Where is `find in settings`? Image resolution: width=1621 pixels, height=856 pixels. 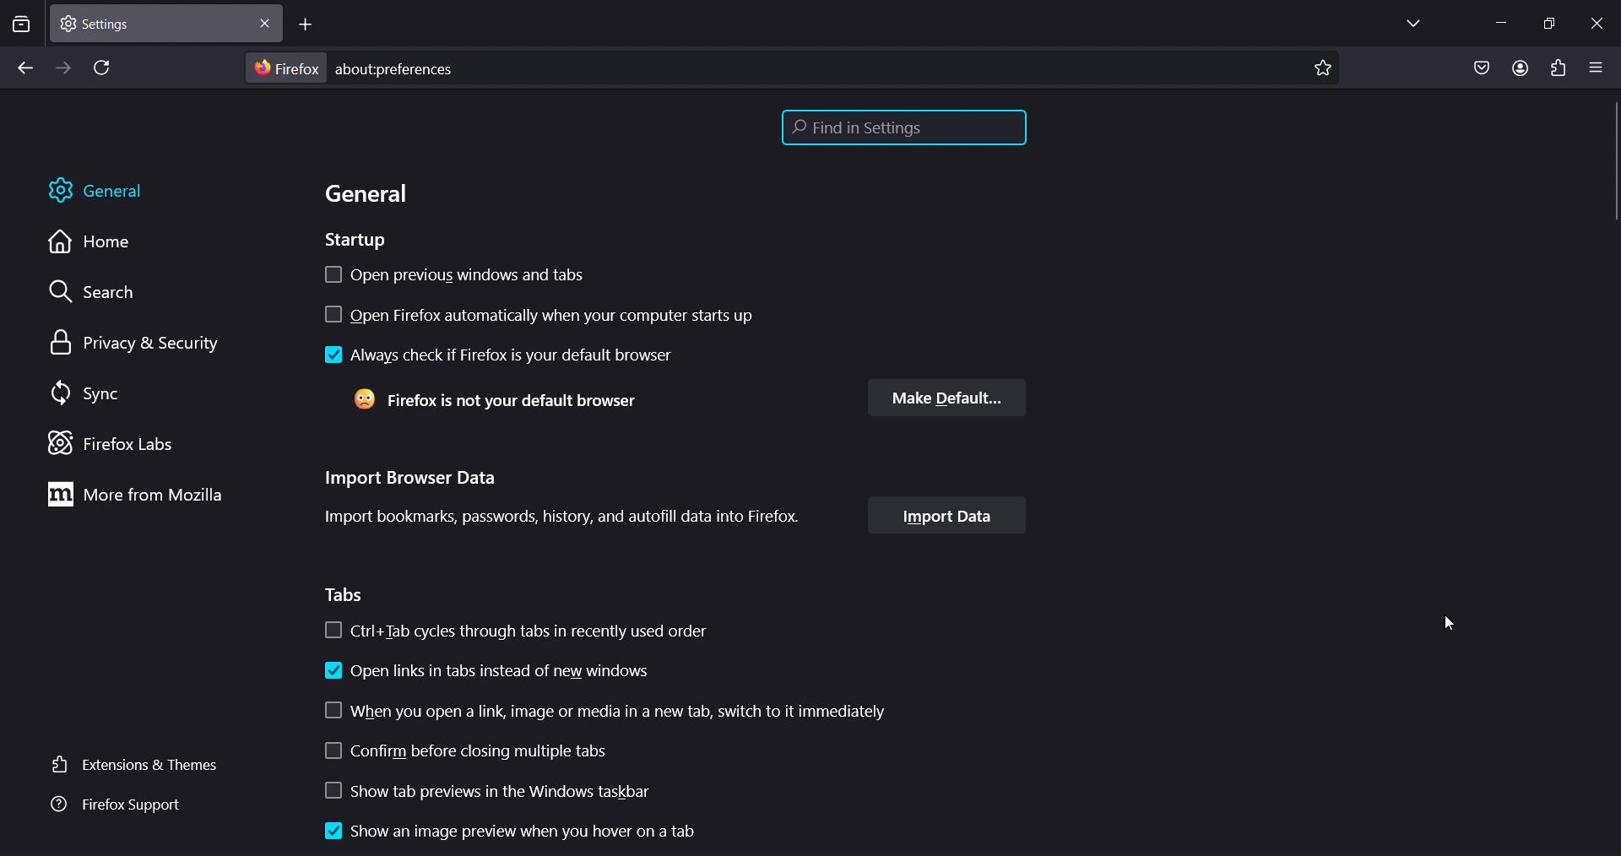
find in settings is located at coordinates (903, 128).